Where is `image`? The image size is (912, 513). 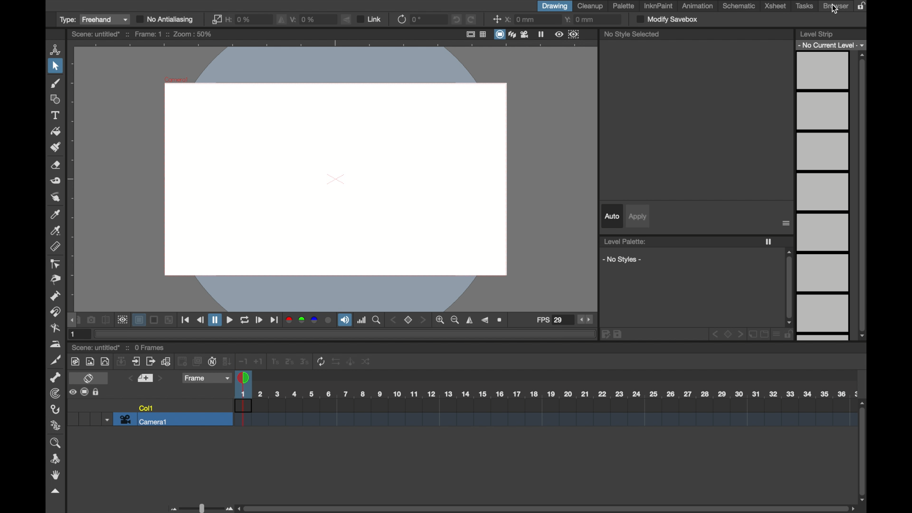
image is located at coordinates (90, 361).